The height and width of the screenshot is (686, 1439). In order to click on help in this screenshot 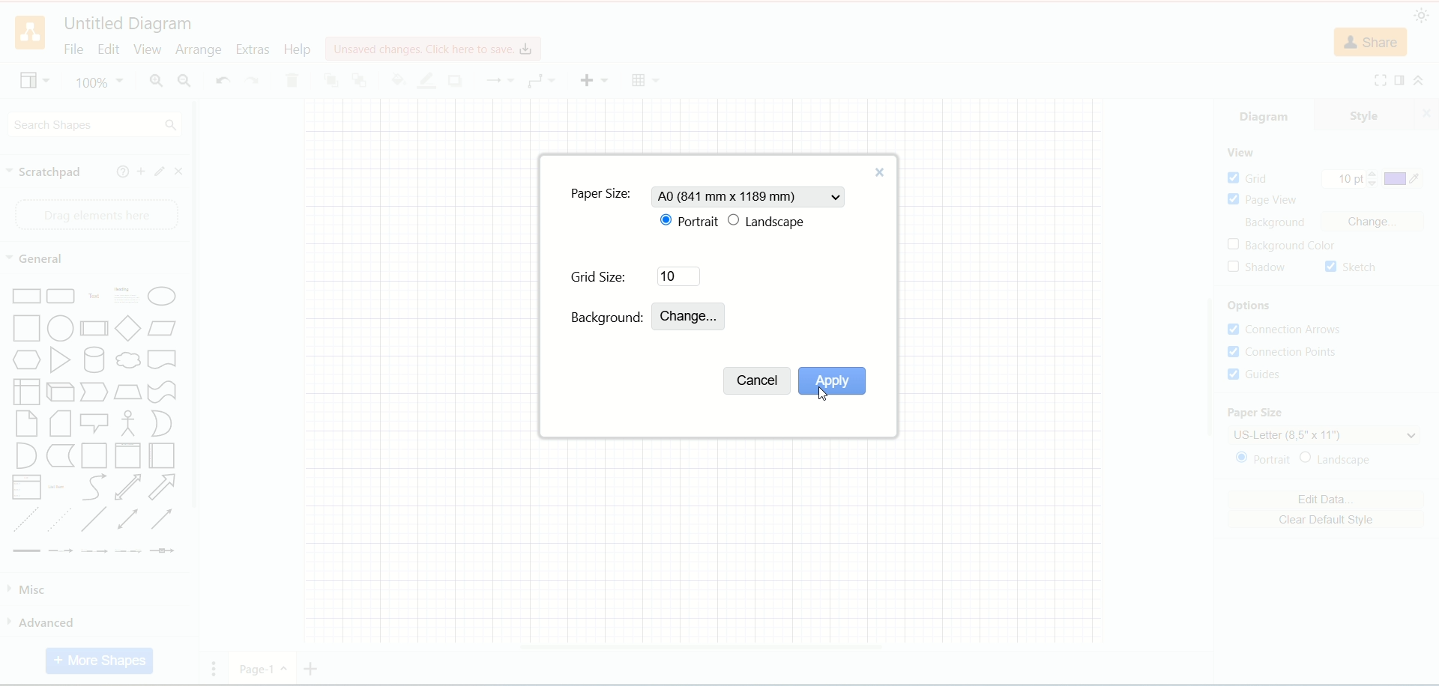, I will do `click(118, 171)`.